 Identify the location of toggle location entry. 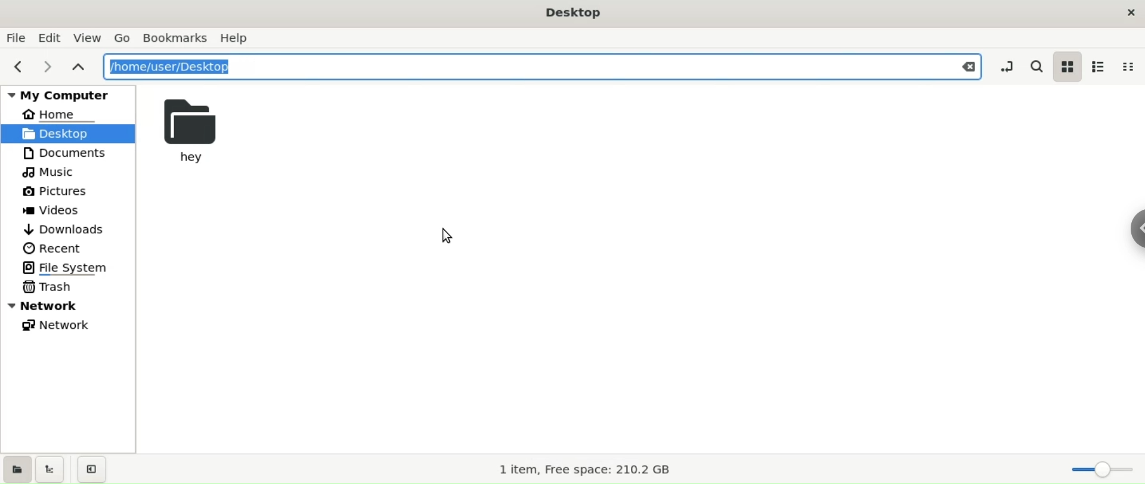
(1006, 66).